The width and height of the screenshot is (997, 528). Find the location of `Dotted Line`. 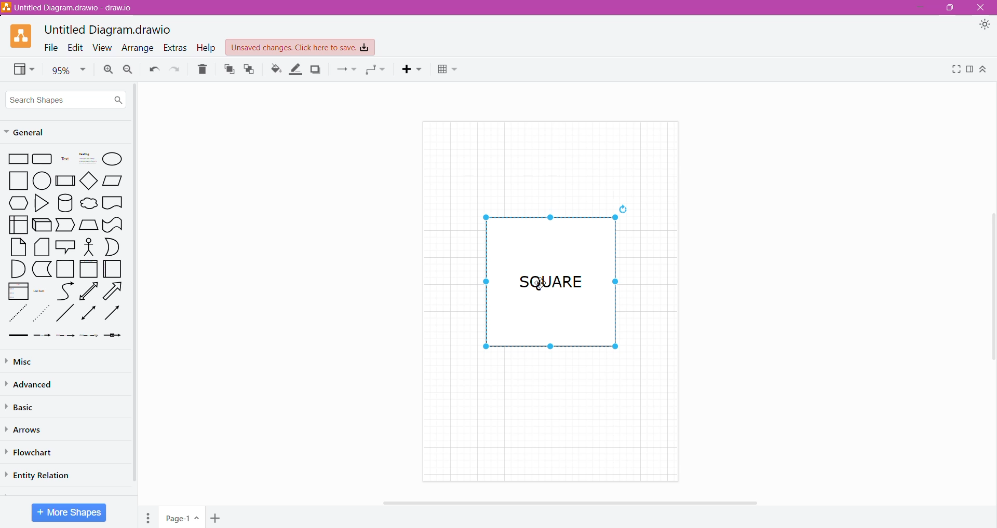

Dotted Line is located at coordinates (17, 314).